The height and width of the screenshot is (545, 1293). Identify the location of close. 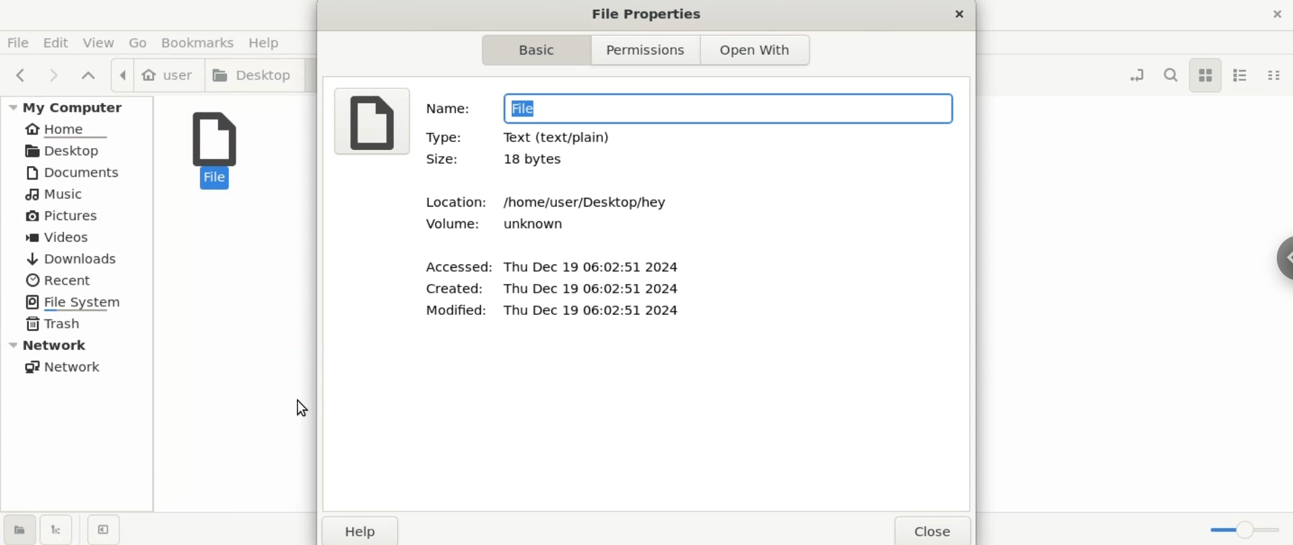
(1270, 15).